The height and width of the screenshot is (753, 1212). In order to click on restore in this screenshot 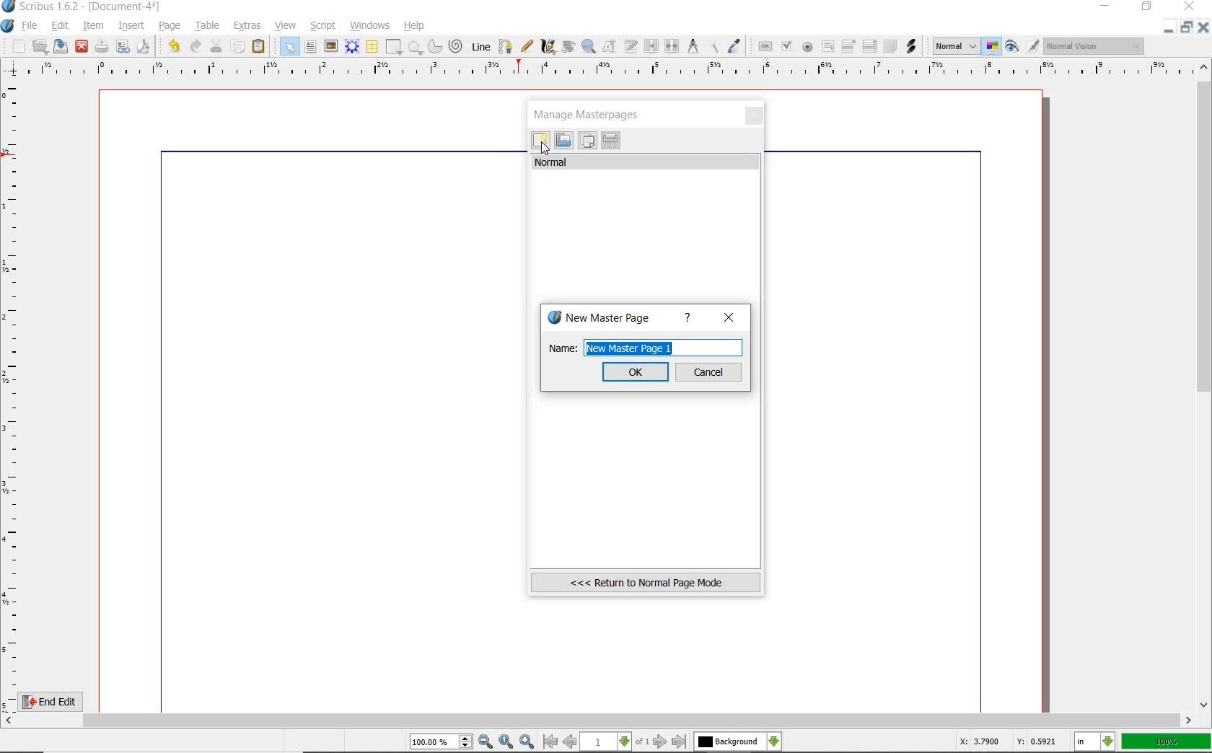, I will do `click(1189, 27)`.